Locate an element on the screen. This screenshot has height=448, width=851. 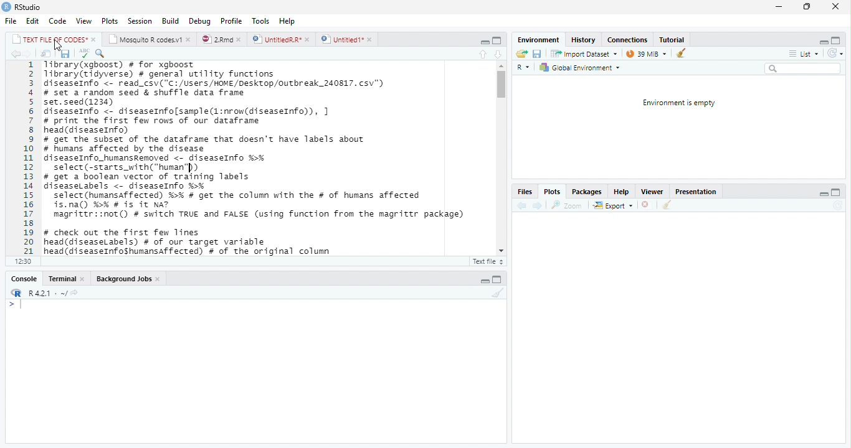
Tutorial is located at coordinates (673, 39).